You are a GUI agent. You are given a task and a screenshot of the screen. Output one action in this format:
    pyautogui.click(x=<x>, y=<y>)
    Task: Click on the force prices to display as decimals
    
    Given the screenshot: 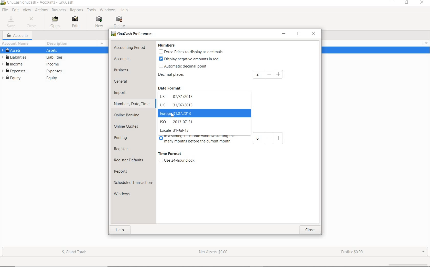 What is the action you would take?
    pyautogui.click(x=191, y=52)
    